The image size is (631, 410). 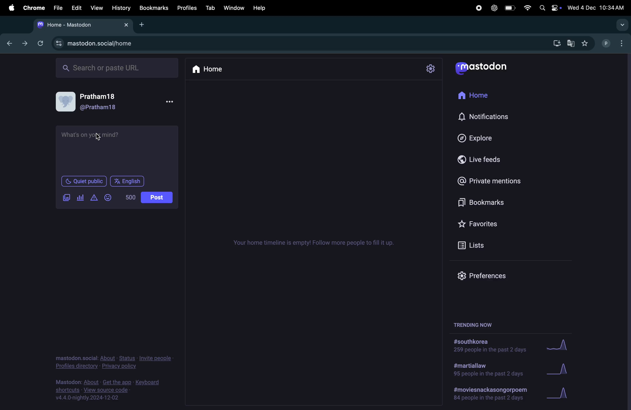 I want to click on Live feeds, so click(x=479, y=158).